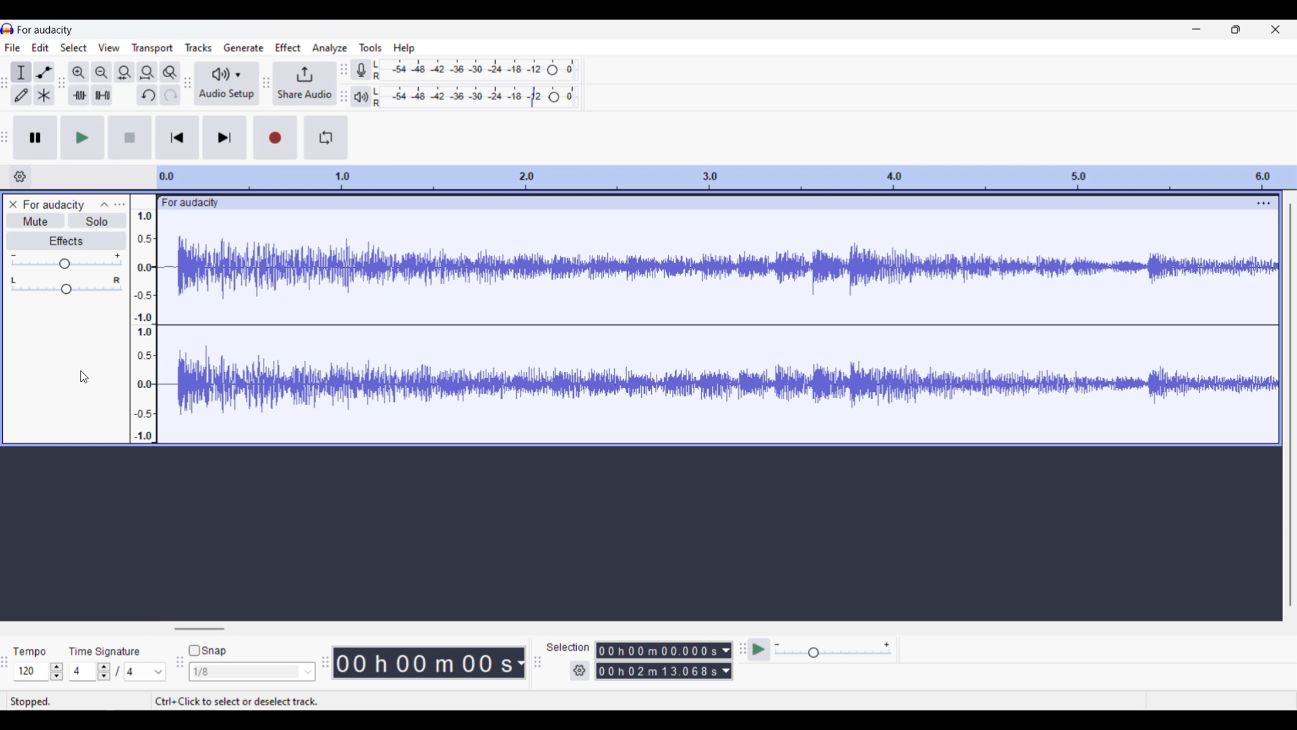 This screenshot has width=1297, height=730. I want to click on Effects, so click(50, 241).